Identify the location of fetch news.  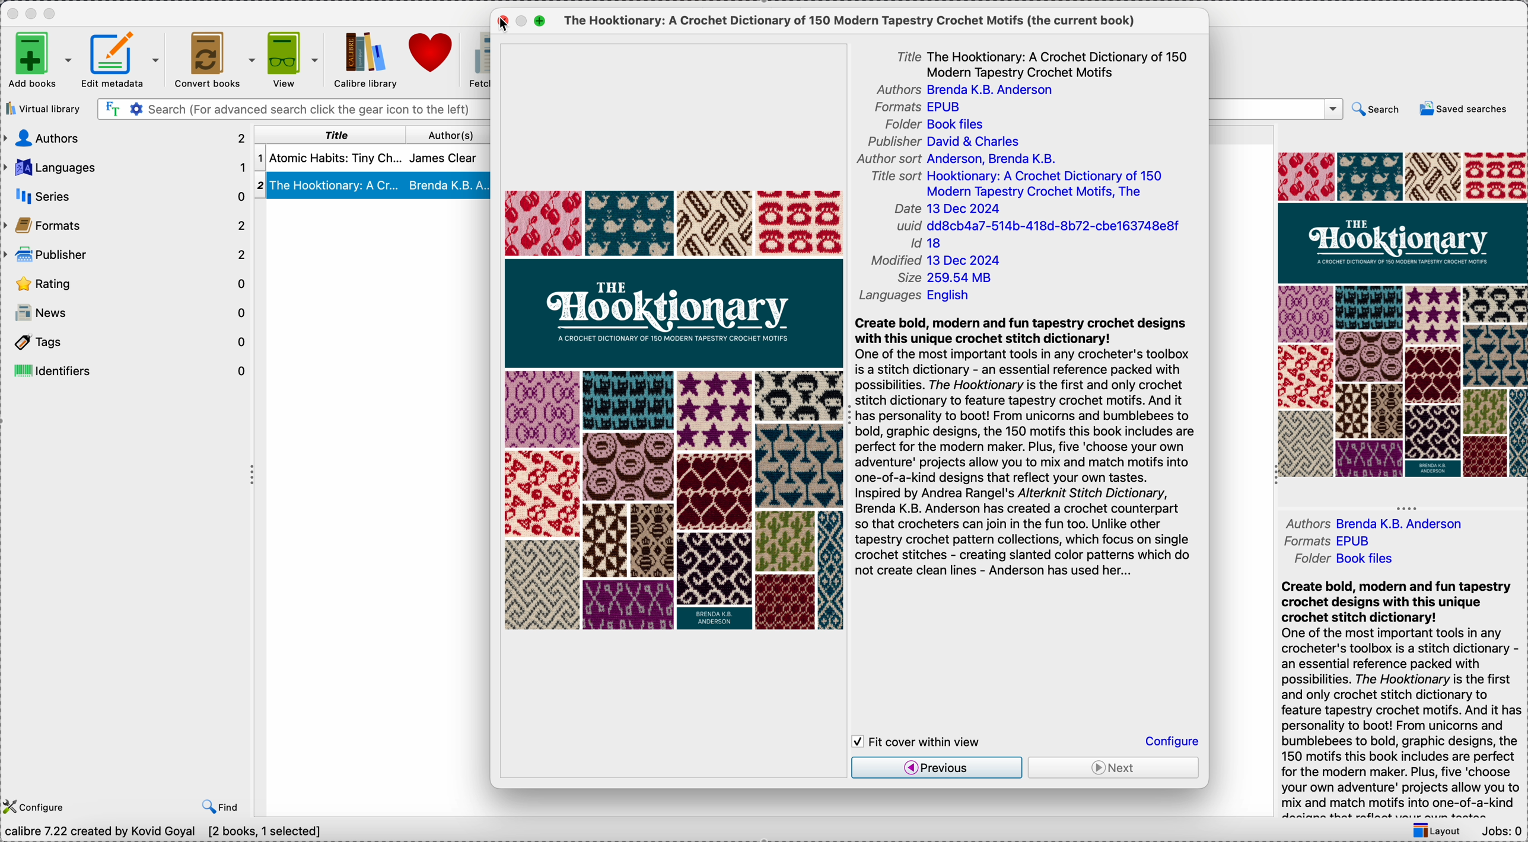
(476, 58).